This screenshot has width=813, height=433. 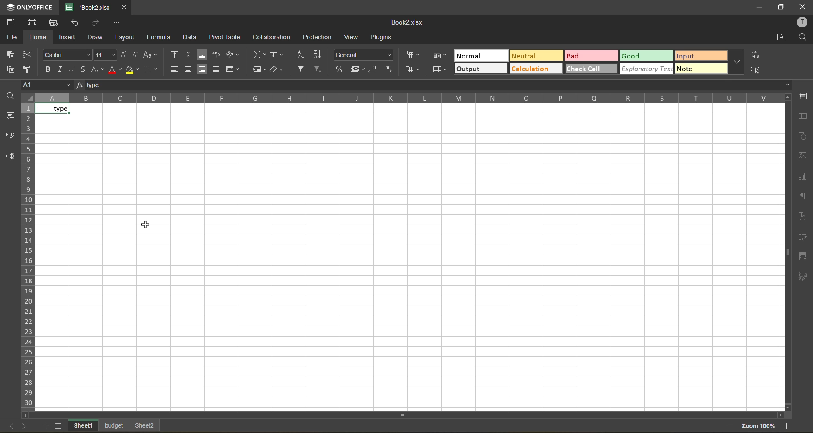 I want to click on align middle, so click(x=191, y=56).